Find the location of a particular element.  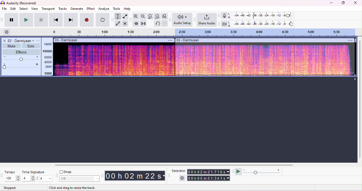

vertical scroll bar is located at coordinates (360, 99).